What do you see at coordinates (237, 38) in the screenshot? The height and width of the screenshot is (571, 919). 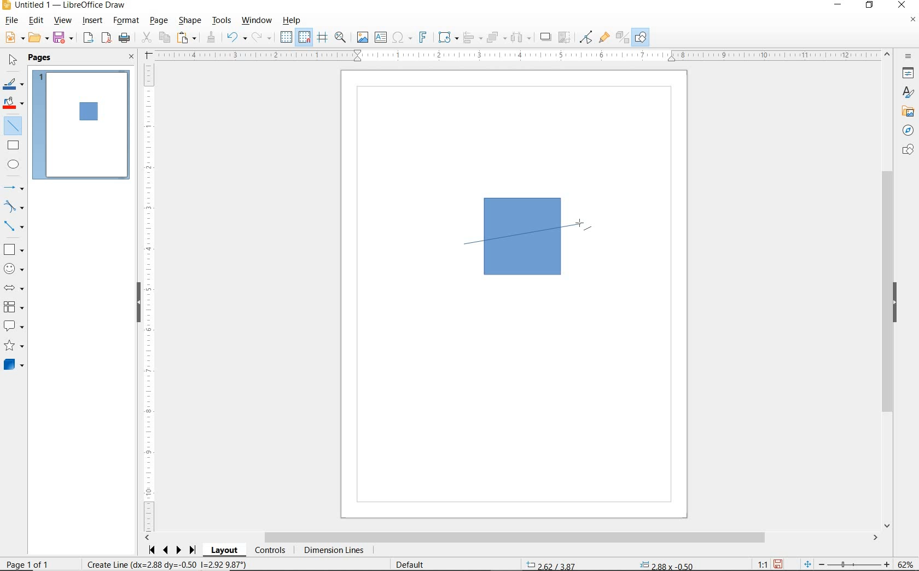 I see `UNDO` at bounding box center [237, 38].